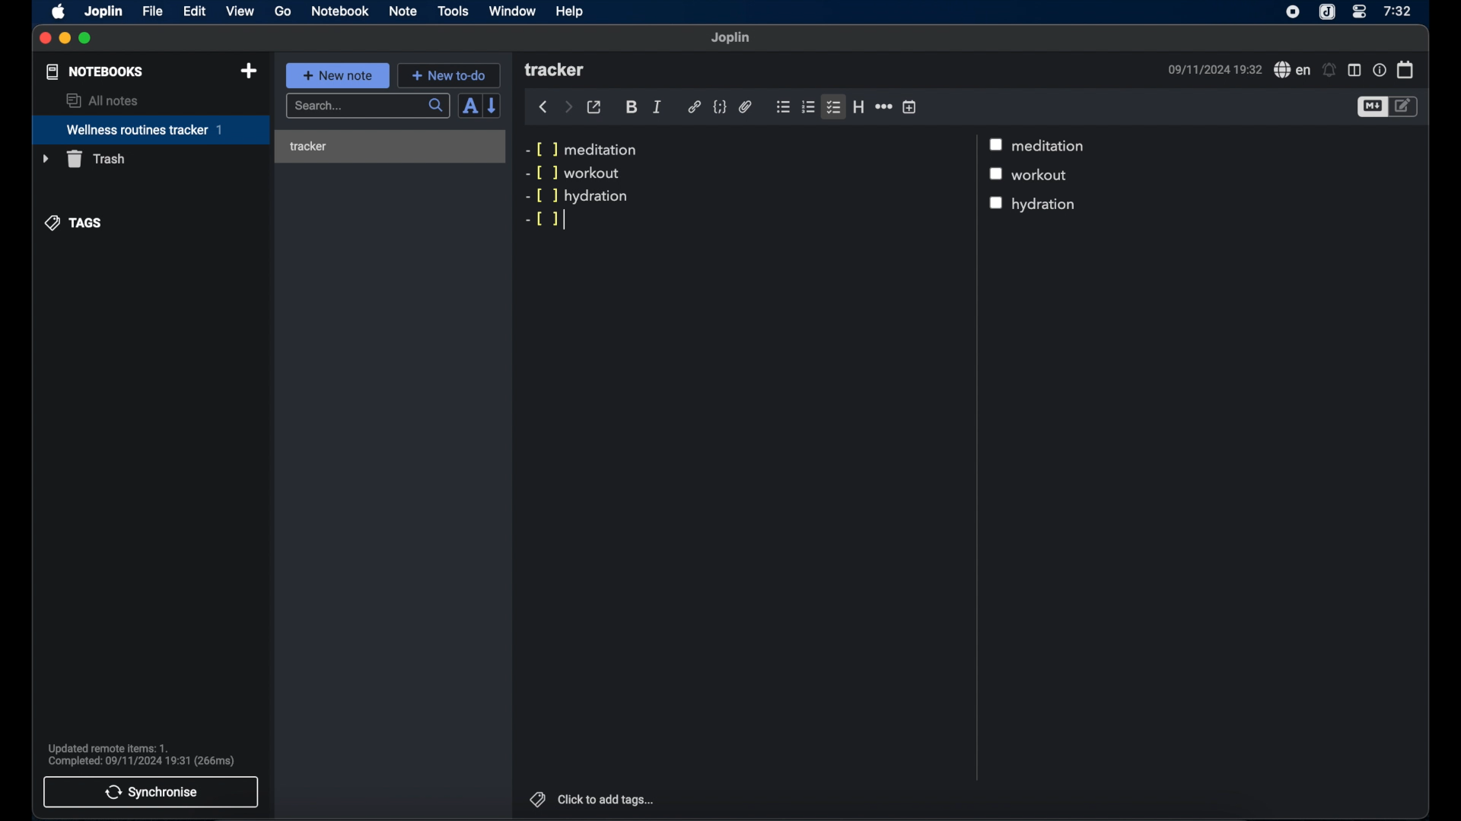 The height and width of the screenshot is (821, 1461). Describe the element at coordinates (746, 108) in the screenshot. I see `attach file` at that location.